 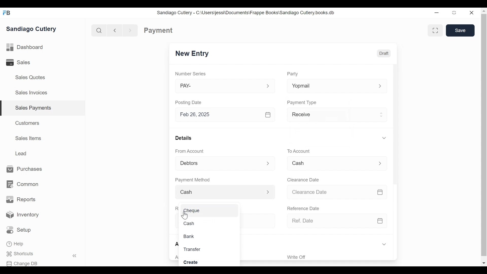 I want to click on Navigate Back, so click(x=114, y=30).